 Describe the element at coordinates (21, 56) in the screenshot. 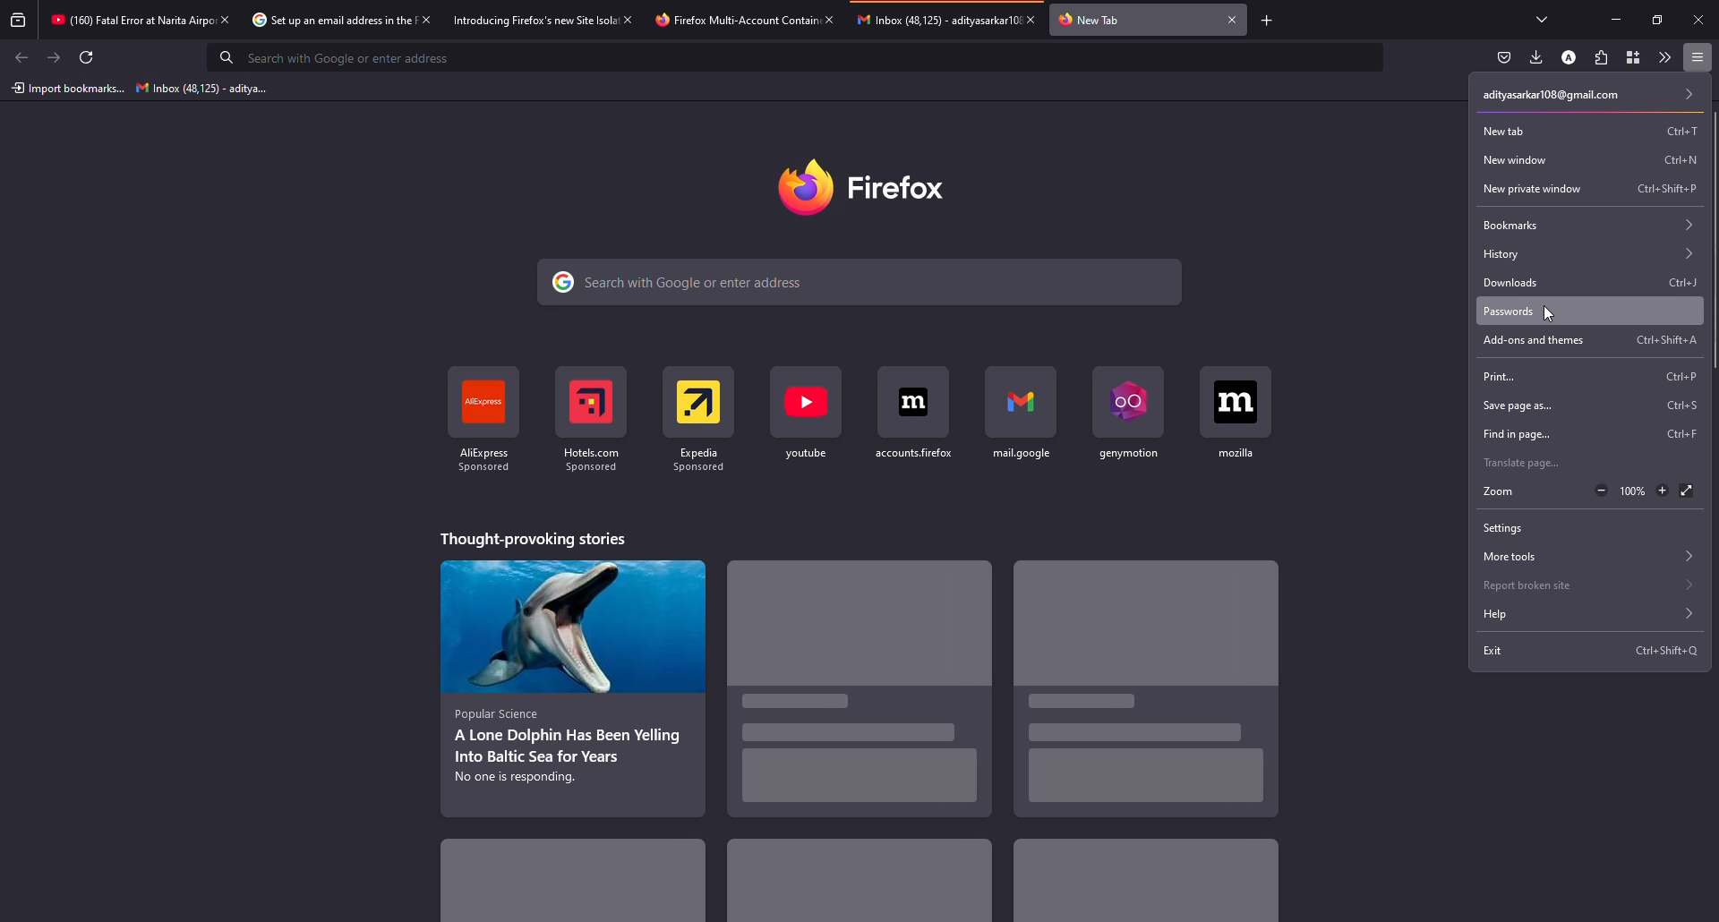

I see `back` at that location.